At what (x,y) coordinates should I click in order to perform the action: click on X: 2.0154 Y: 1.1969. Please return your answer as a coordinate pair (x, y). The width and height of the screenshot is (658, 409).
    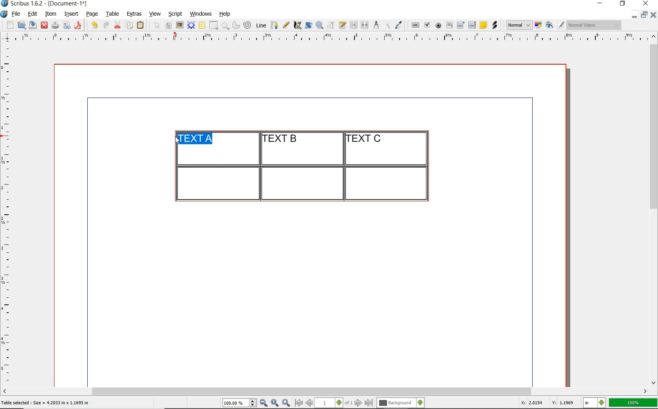
    Looking at the image, I should click on (549, 403).